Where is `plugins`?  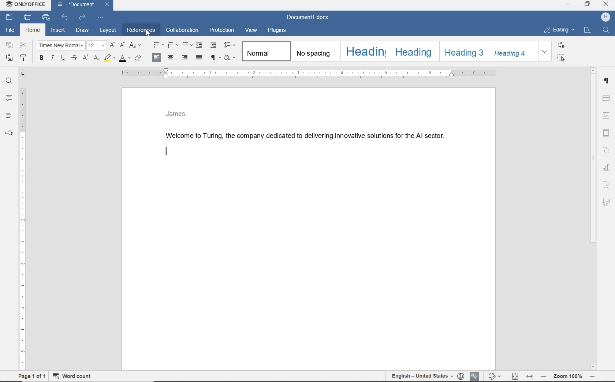
plugins is located at coordinates (278, 32).